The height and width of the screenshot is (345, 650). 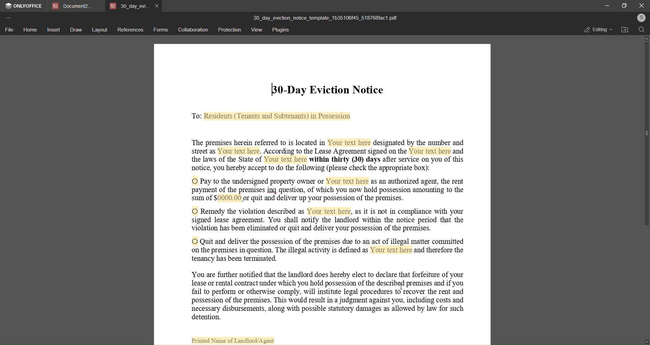 What do you see at coordinates (29, 29) in the screenshot?
I see `home` at bounding box center [29, 29].